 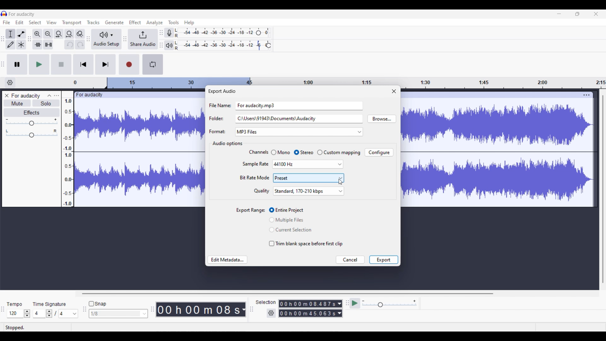 I want to click on Select menu, so click(x=35, y=22).